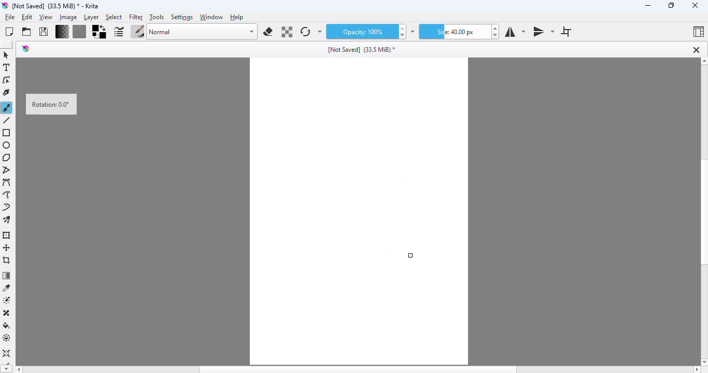 The width and height of the screenshot is (708, 373). Describe the element at coordinates (100, 32) in the screenshot. I see `background/foreground color selector` at that location.